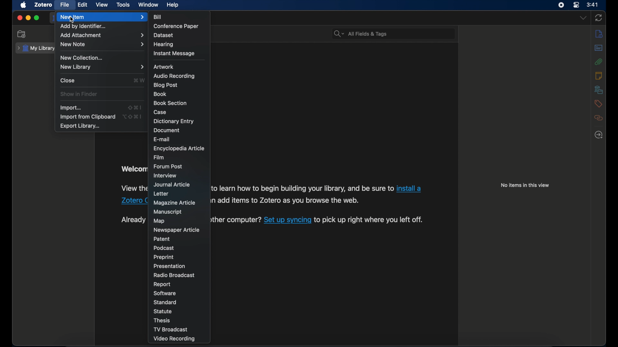 This screenshot has height=347, width=618. Describe the element at coordinates (163, 35) in the screenshot. I see `dataset` at that location.